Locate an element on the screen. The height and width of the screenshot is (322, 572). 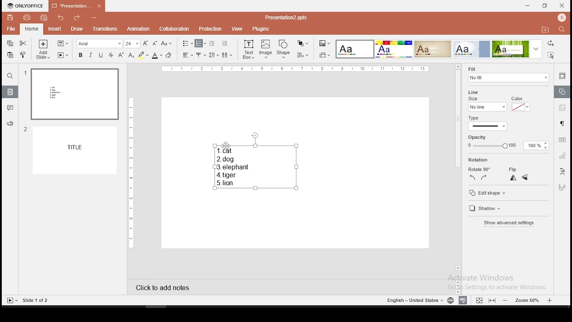
shape settings is located at coordinates (561, 91).